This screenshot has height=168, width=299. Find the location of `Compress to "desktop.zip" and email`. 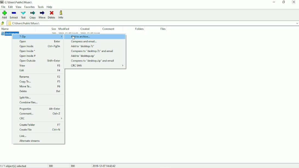

Compress to "desktop.zip" and email is located at coordinates (93, 61).